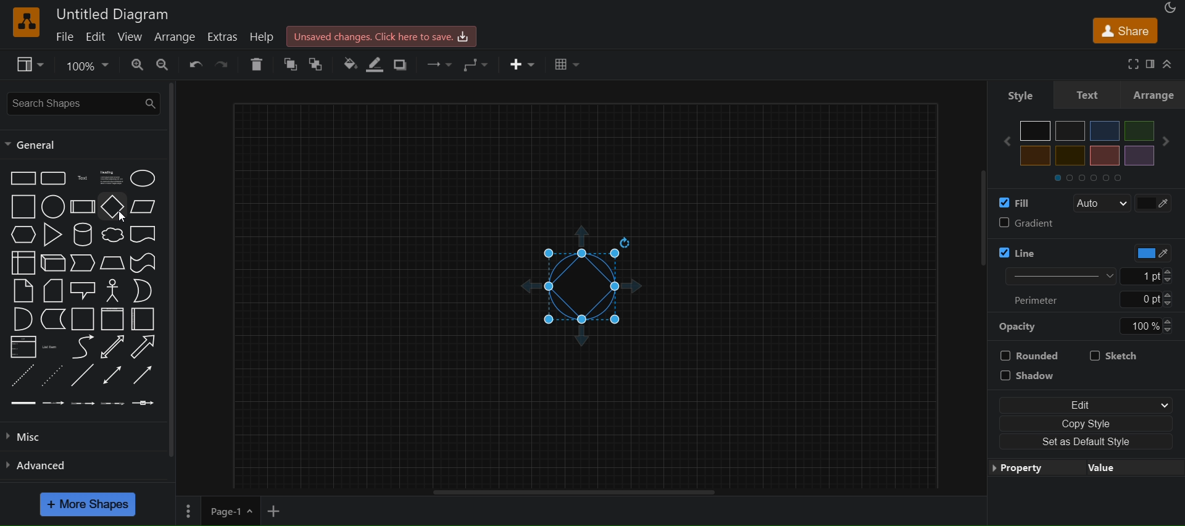 The image size is (1185, 526). I want to click on grey color, so click(1071, 130).